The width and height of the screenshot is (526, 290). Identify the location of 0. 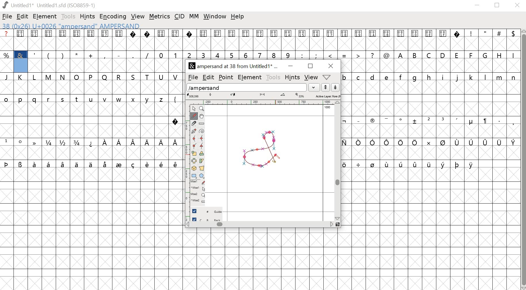
(21, 142).